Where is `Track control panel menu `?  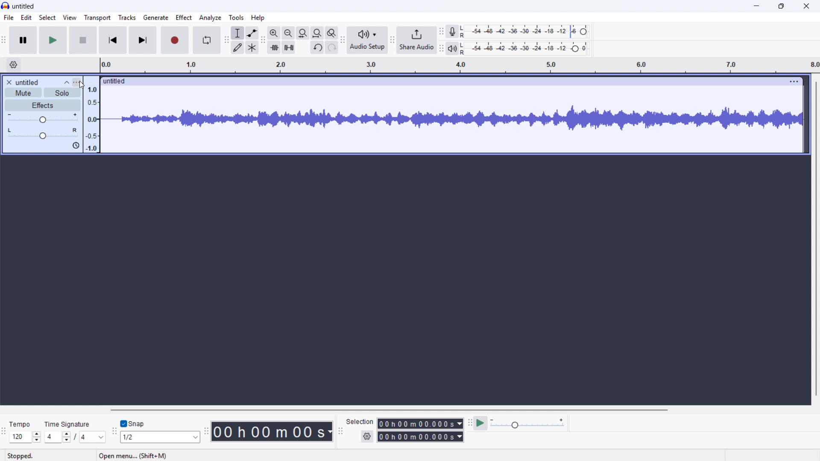 Track control panel menu  is located at coordinates (76, 82).